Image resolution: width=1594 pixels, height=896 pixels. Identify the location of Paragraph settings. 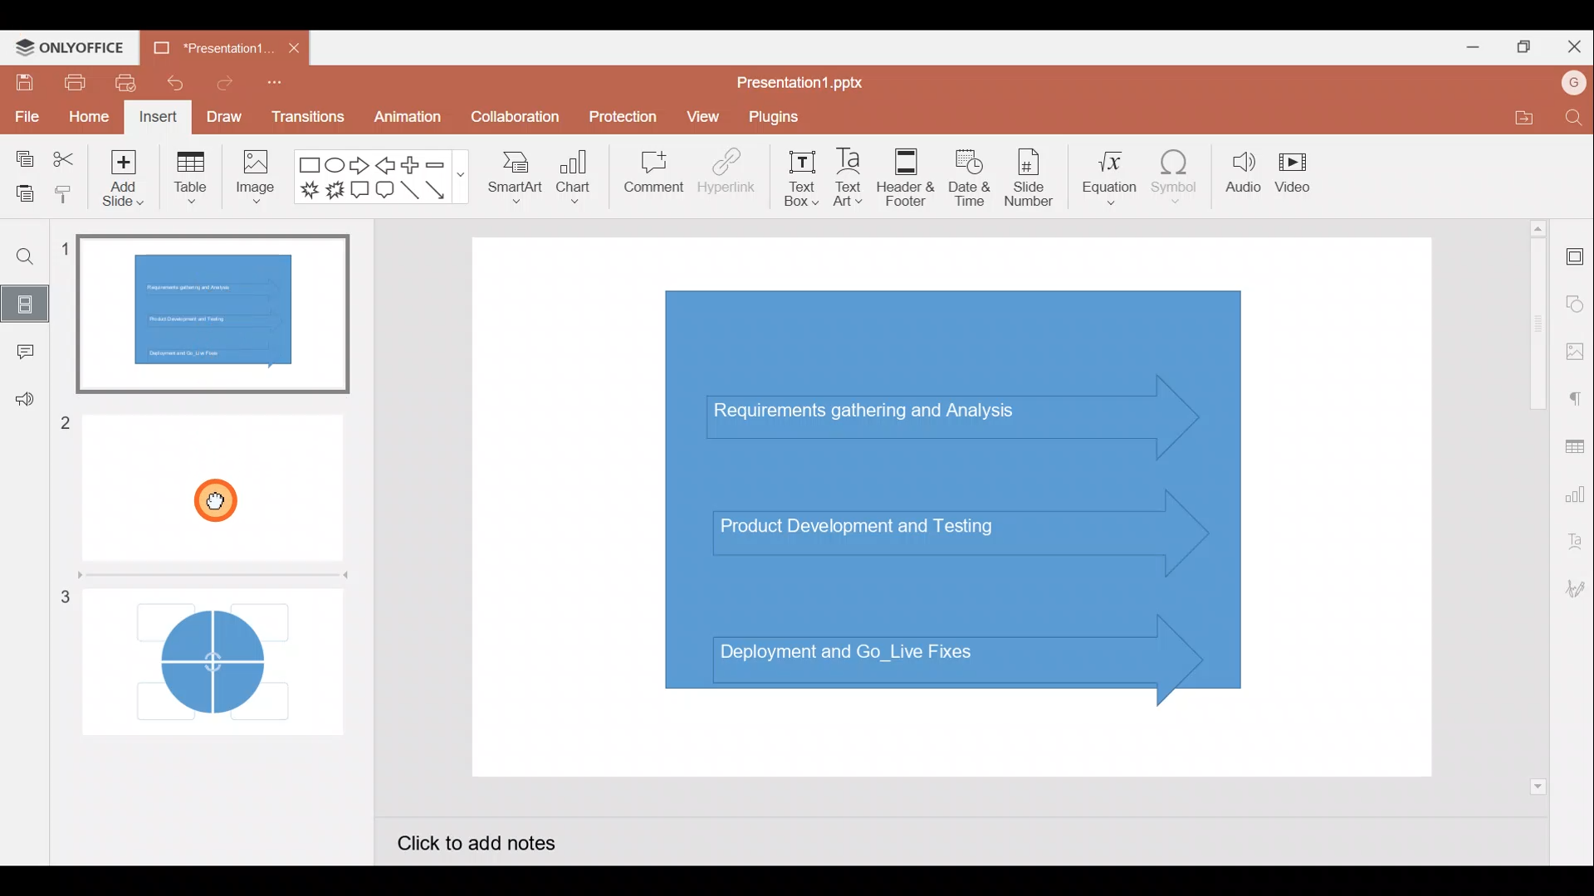
(1577, 399).